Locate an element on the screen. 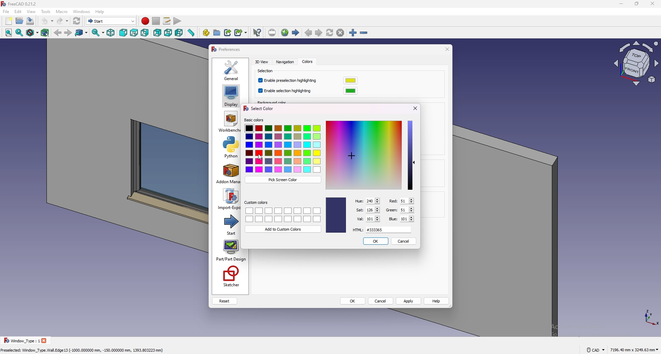 The image size is (661, 354). execute macro is located at coordinates (177, 22).